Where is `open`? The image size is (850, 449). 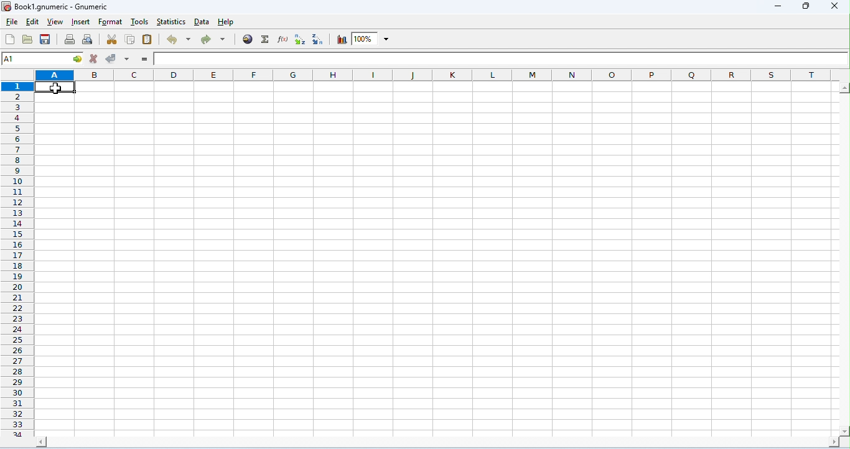
open is located at coordinates (27, 39).